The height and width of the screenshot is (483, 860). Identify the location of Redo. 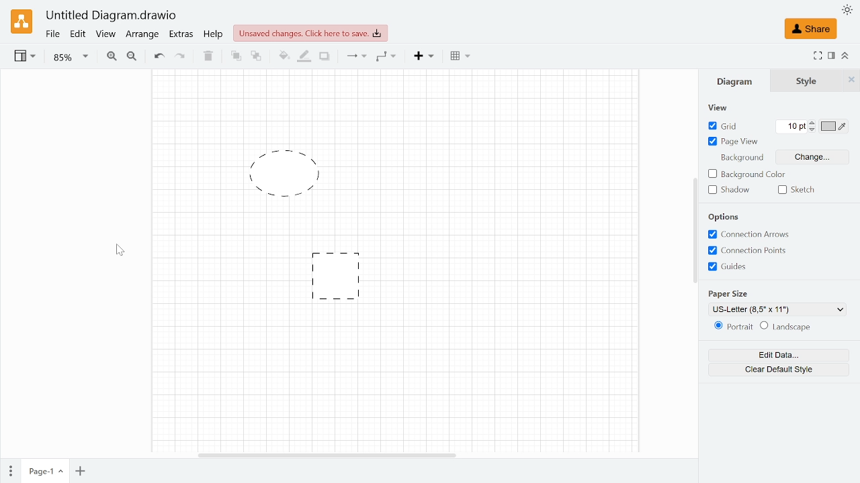
(180, 57).